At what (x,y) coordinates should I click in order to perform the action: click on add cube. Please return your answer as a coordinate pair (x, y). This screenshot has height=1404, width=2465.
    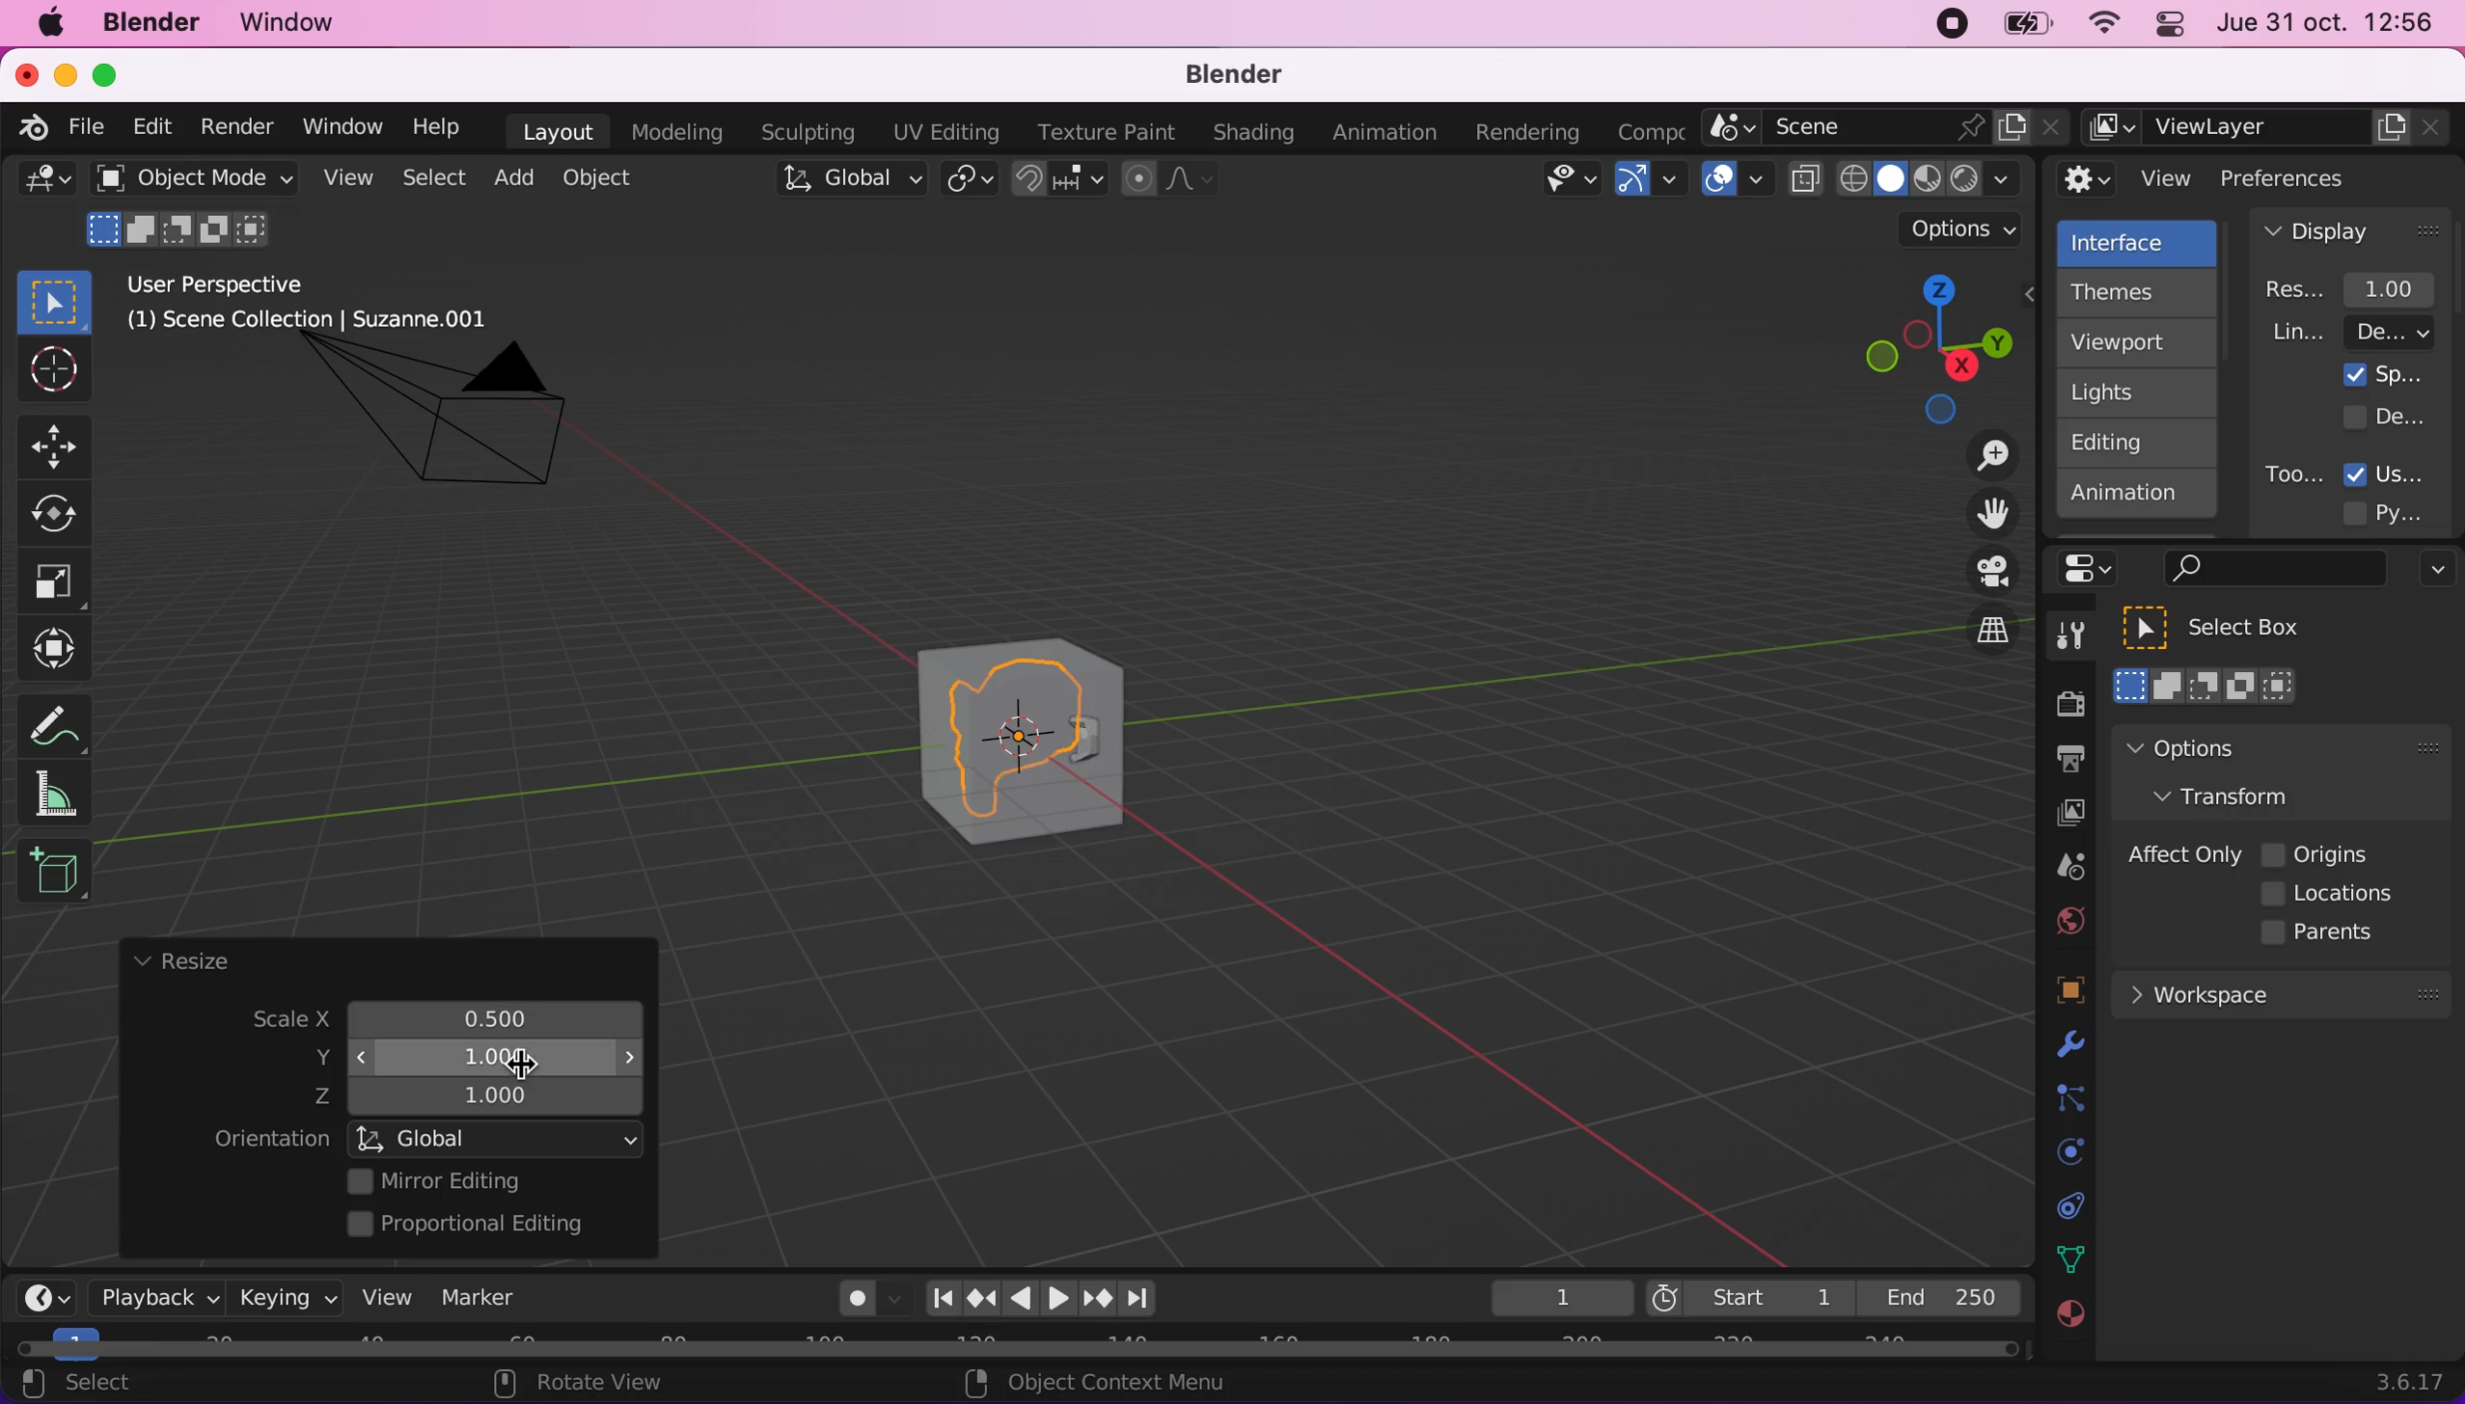
    Looking at the image, I should click on (54, 873).